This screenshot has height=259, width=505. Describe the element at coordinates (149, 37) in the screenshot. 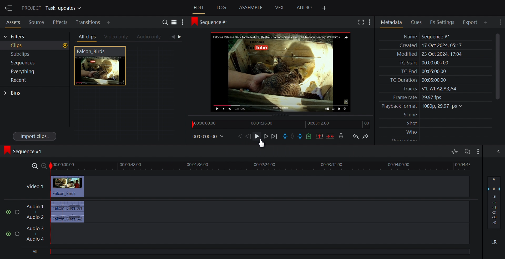

I see `Audio only` at that location.